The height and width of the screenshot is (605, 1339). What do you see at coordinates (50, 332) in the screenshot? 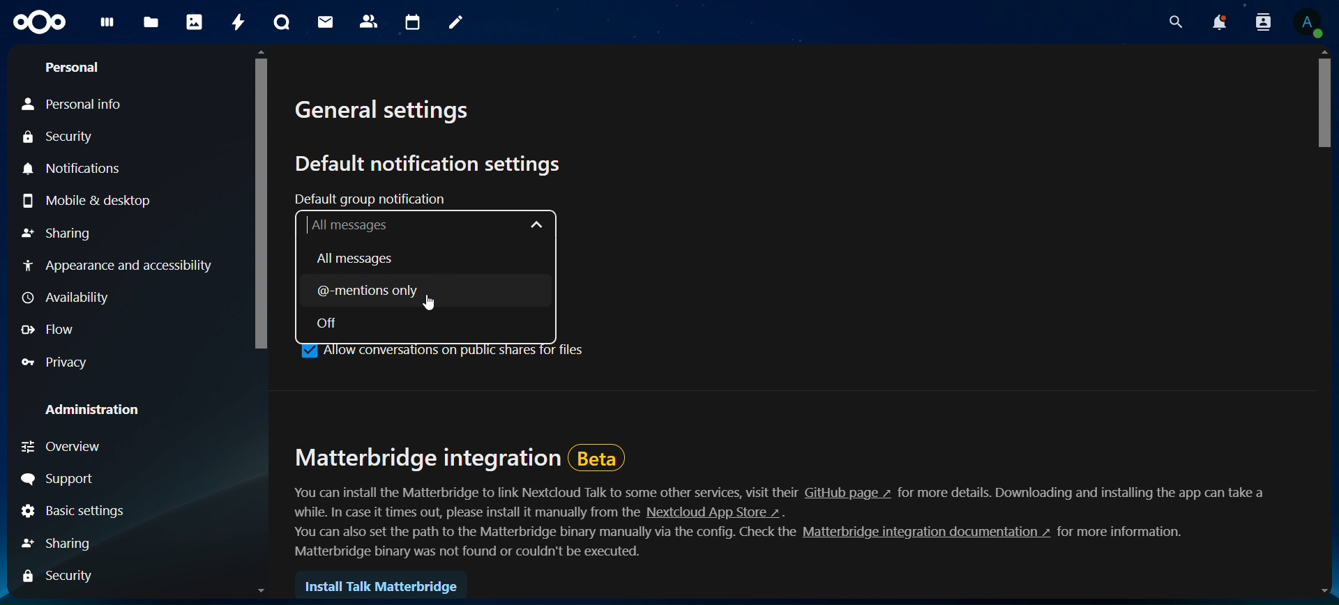
I see `flow` at bounding box center [50, 332].